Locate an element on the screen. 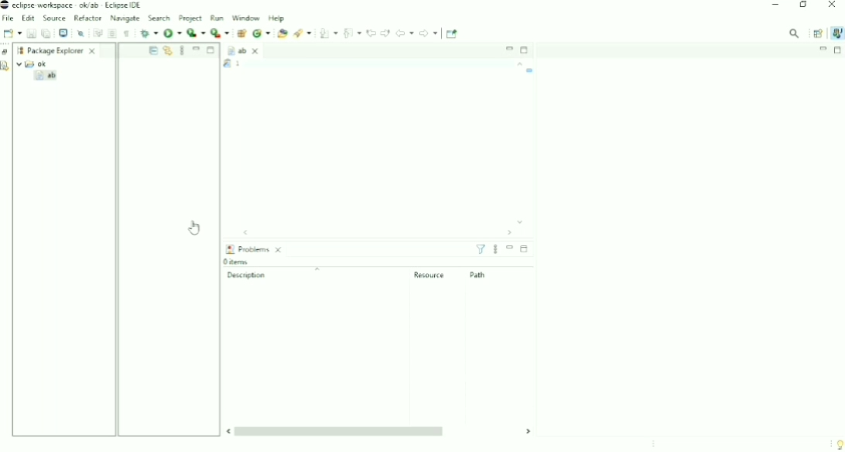 The height and width of the screenshot is (452, 845). Access commands and other items is located at coordinates (795, 33).